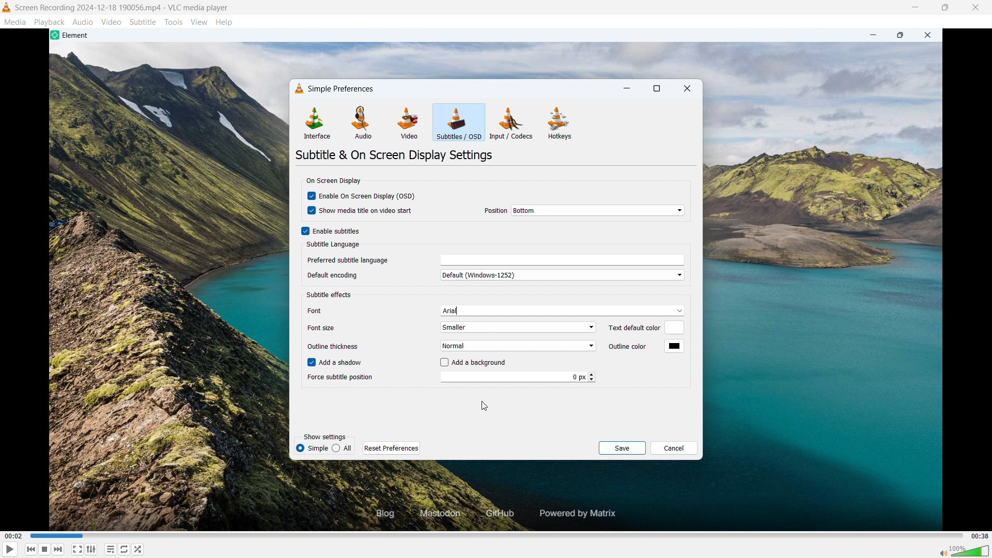  Describe the element at coordinates (964, 551) in the screenshot. I see `sound bar` at that location.